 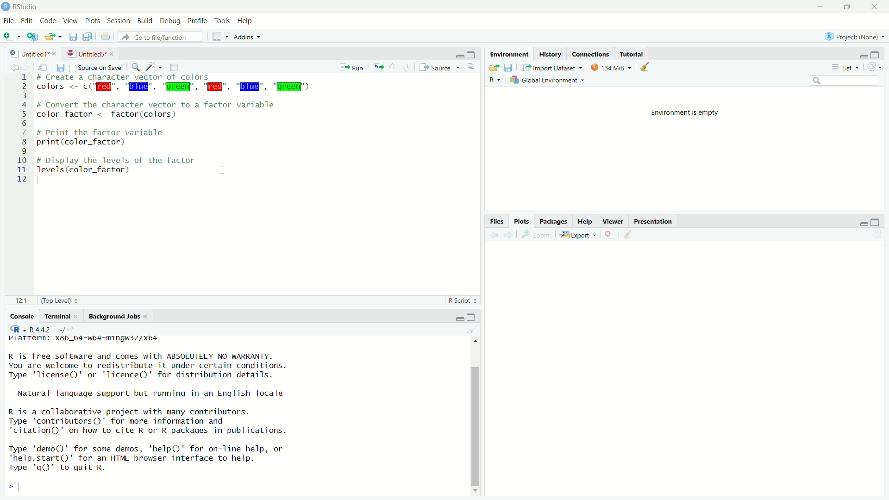 What do you see at coordinates (877, 66) in the screenshot?
I see `refresh` at bounding box center [877, 66].